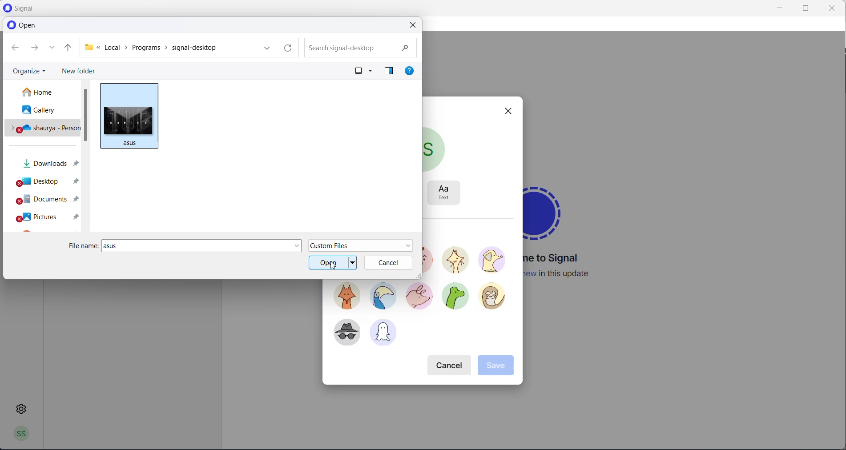 This screenshot has width=846, height=450. Describe the element at coordinates (505, 111) in the screenshot. I see `close` at that location.